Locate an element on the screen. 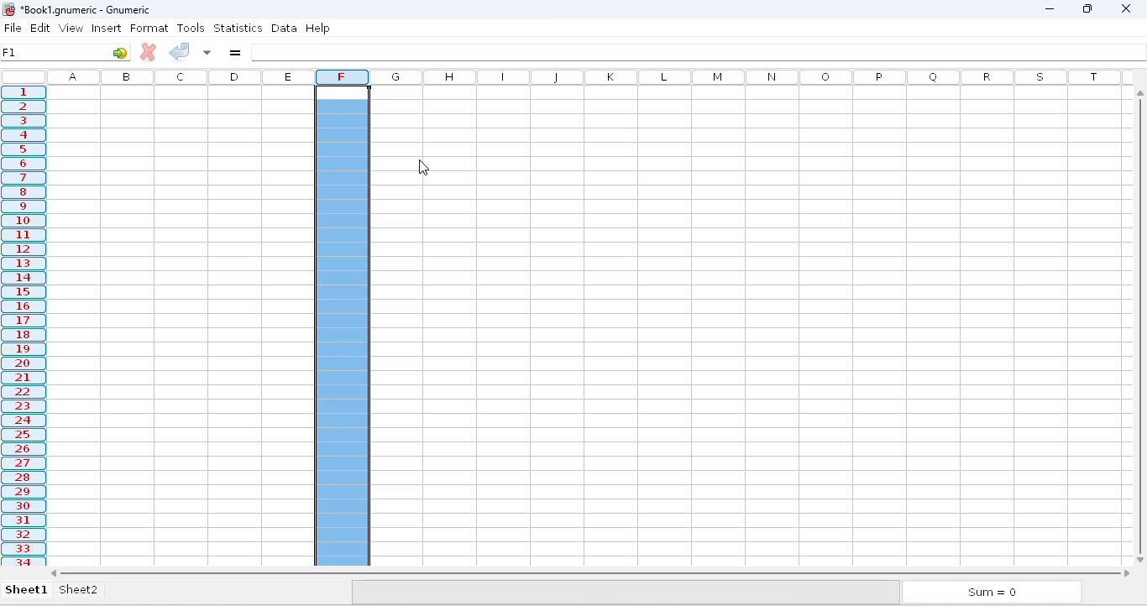 The width and height of the screenshot is (1147, 606). accept changes to multiple cells is located at coordinates (207, 52).